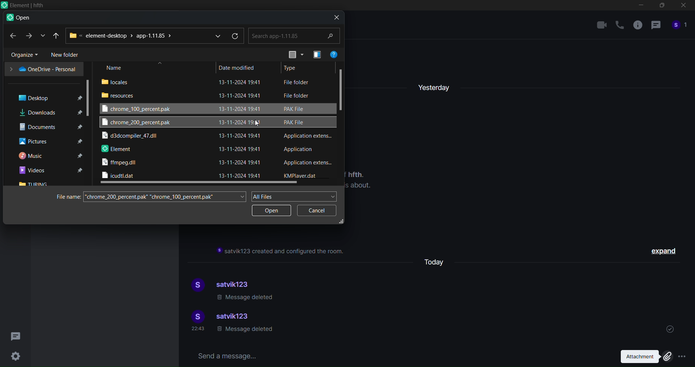  I want to click on icudtl dll, so click(119, 176).